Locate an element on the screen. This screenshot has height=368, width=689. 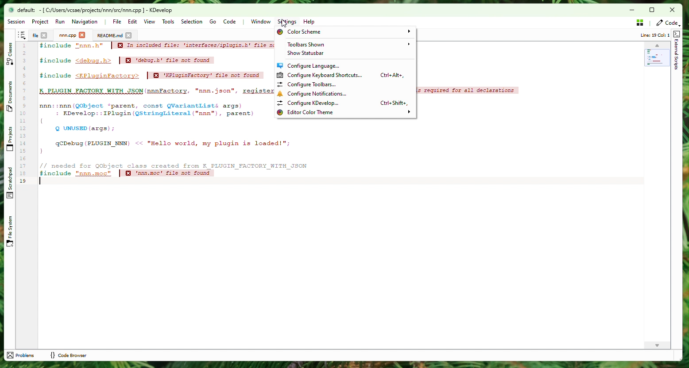
Settings is located at coordinates (286, 22).